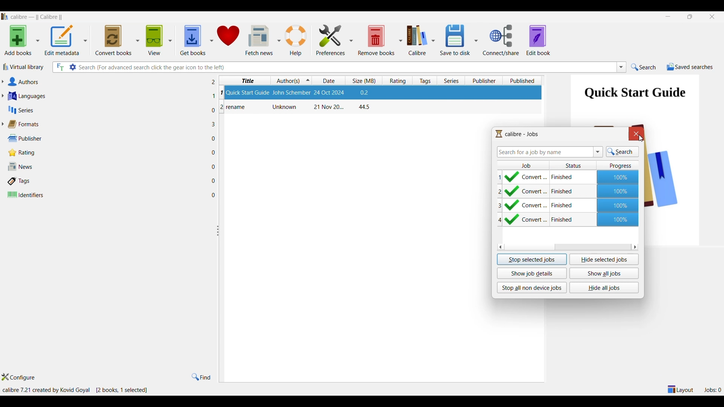 Image resolution: width=724 pixels, height=407 pixels. Describe the element at coordinates (433, 41) in the screenshot. I see `Calibre options` at that location.